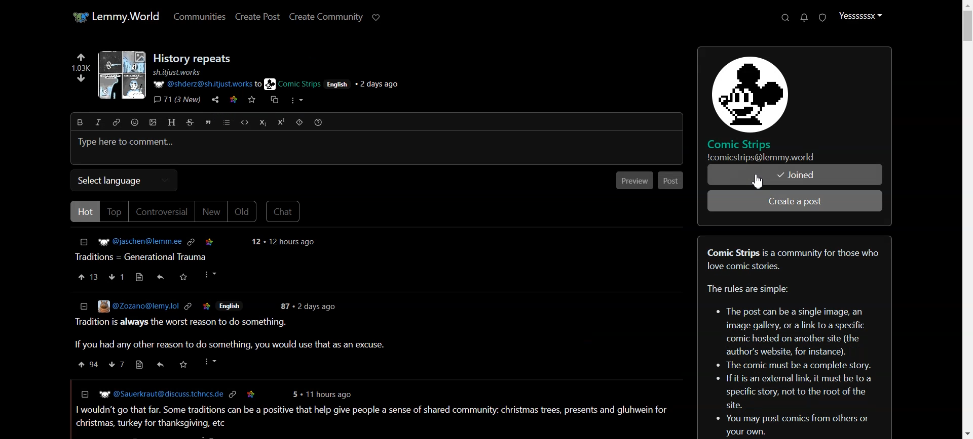 The width and height of the screenshot is (973, 439). I want to click on Notifications, so click(805, 17).